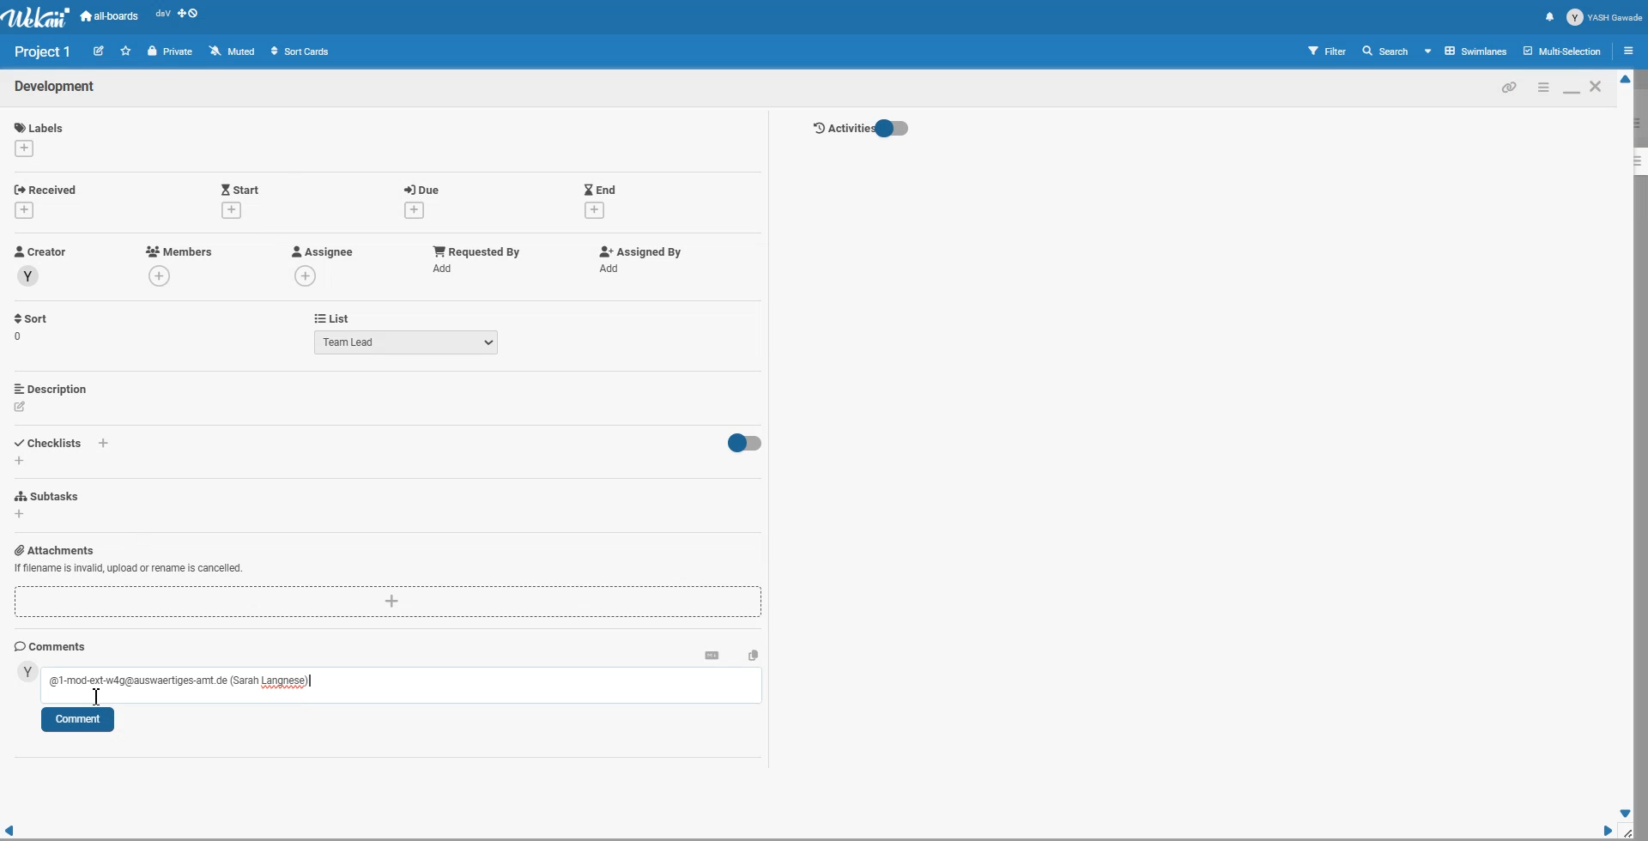 This screenshot has height=841, width=1648. What do you see at coordinates (20, 460) in the screenshot?
I see `add` at bounding box center [20, 460].